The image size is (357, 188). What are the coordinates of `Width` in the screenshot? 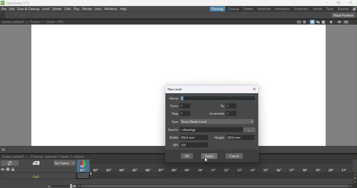 It's located at (188, 138).